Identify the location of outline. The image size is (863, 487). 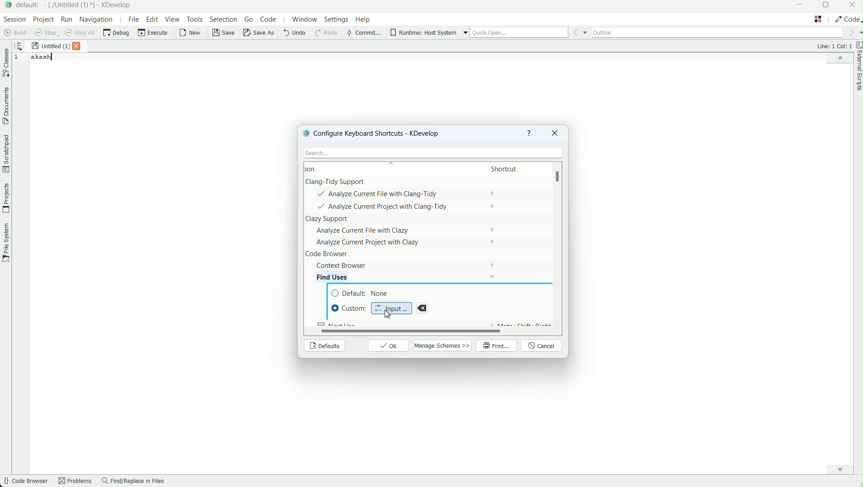
(717, 31).